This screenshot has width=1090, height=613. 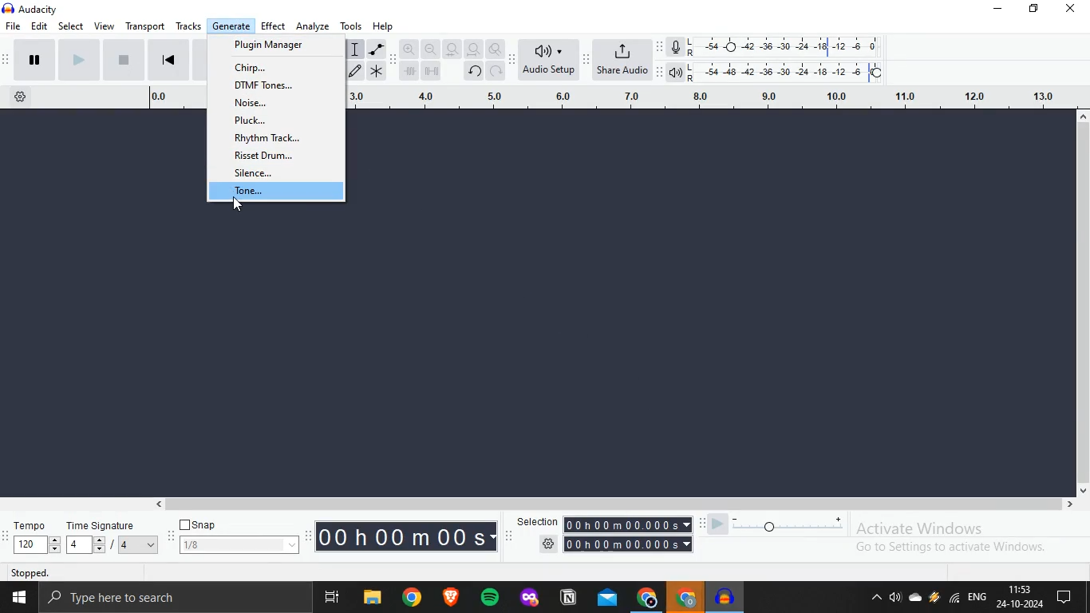 What do you see at coordinates (377, 49) in the screenshot?
I see `Italic` at bounding box center [377, 49].